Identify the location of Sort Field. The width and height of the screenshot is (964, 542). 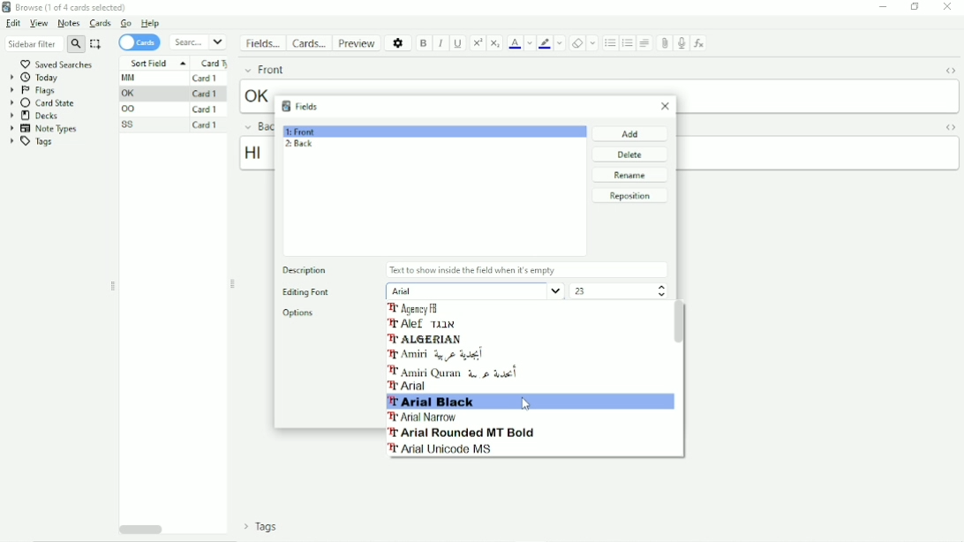
(154, 62).